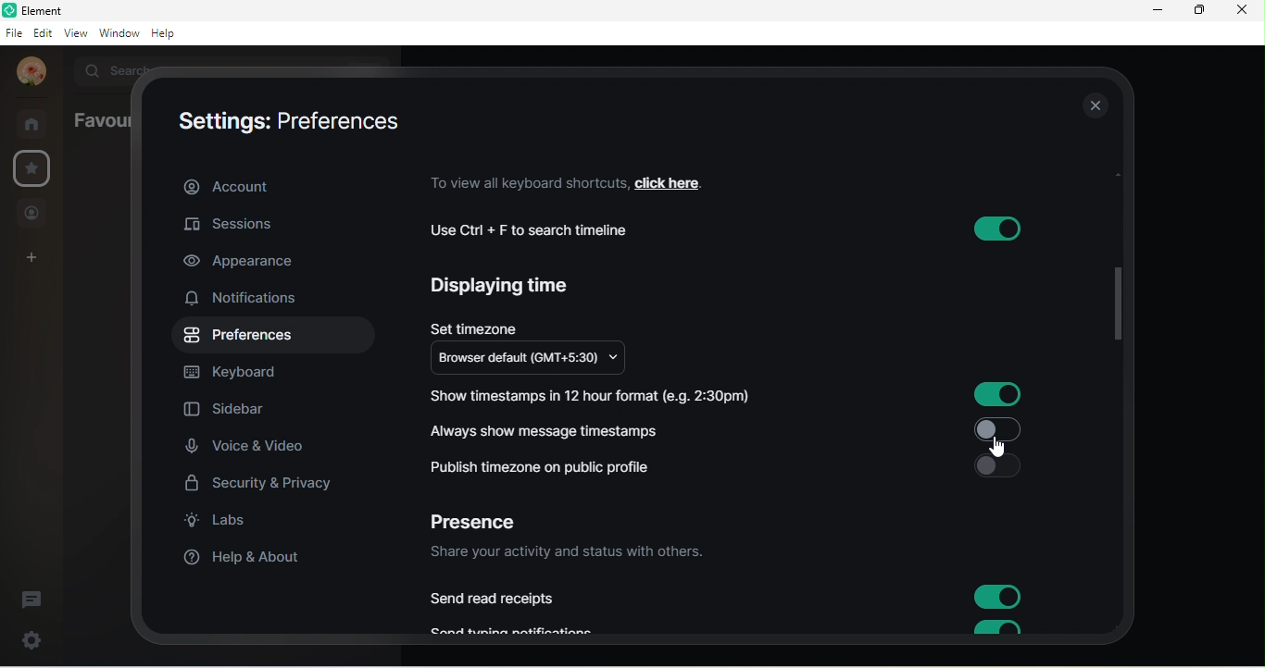 The height and width of the screenshot is (668, 1265). I want to click on click here, so click(681, 181).